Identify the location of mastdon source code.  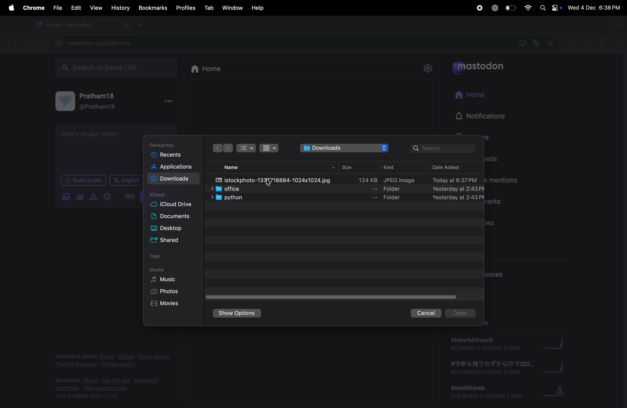
(110, 387).